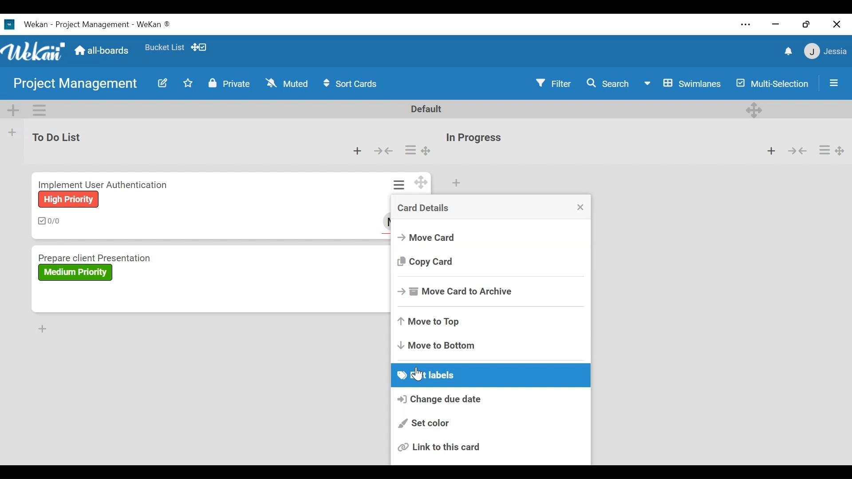 The height and width of the screenshot is (479, 852). What do you see at coordinates (490, 375) in the screenshot?
I see `Add labels` at bounding box center [490, 375].